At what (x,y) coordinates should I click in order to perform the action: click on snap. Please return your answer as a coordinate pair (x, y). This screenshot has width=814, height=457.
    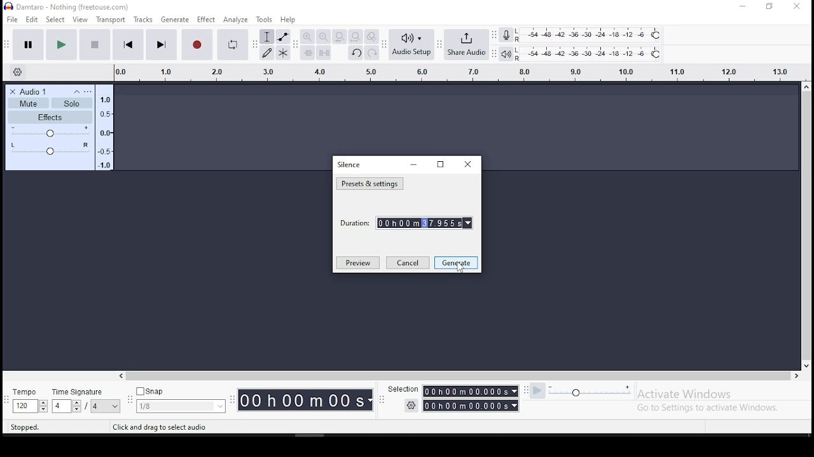
    Looking at the image, I should click on (181, 399).